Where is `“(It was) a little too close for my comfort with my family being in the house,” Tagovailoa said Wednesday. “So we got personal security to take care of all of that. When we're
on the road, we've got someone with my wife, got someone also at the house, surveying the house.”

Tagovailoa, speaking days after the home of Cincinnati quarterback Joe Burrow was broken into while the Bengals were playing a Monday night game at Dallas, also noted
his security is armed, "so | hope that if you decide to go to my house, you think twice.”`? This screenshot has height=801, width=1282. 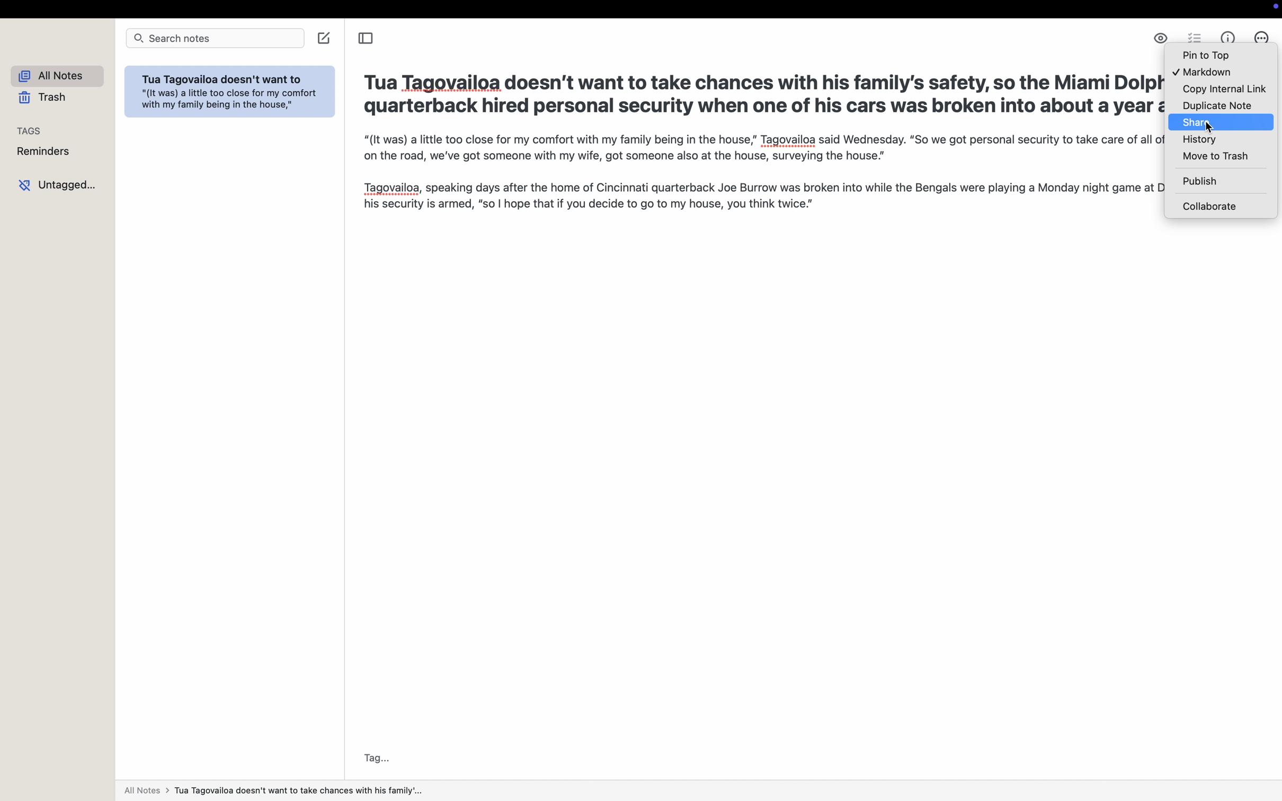 “(It was) a little too close for my comfort with my family being in the house,” Tagovailoa said Wednesday. “So we got personal security to take care of all of that. When we're
on the road, we've got someone with my wife, got someone also at the house, surveying the house.”

Tagovailoa, speaking days after the home of Cincinnati quarterback Joe Burrow was broken into while the Bengals were playing a Monday night game at Dallas, also noted
his security is armed, "so | hope that if you decide to go to my house, you think twice.” is located at coordinates (754, 172).